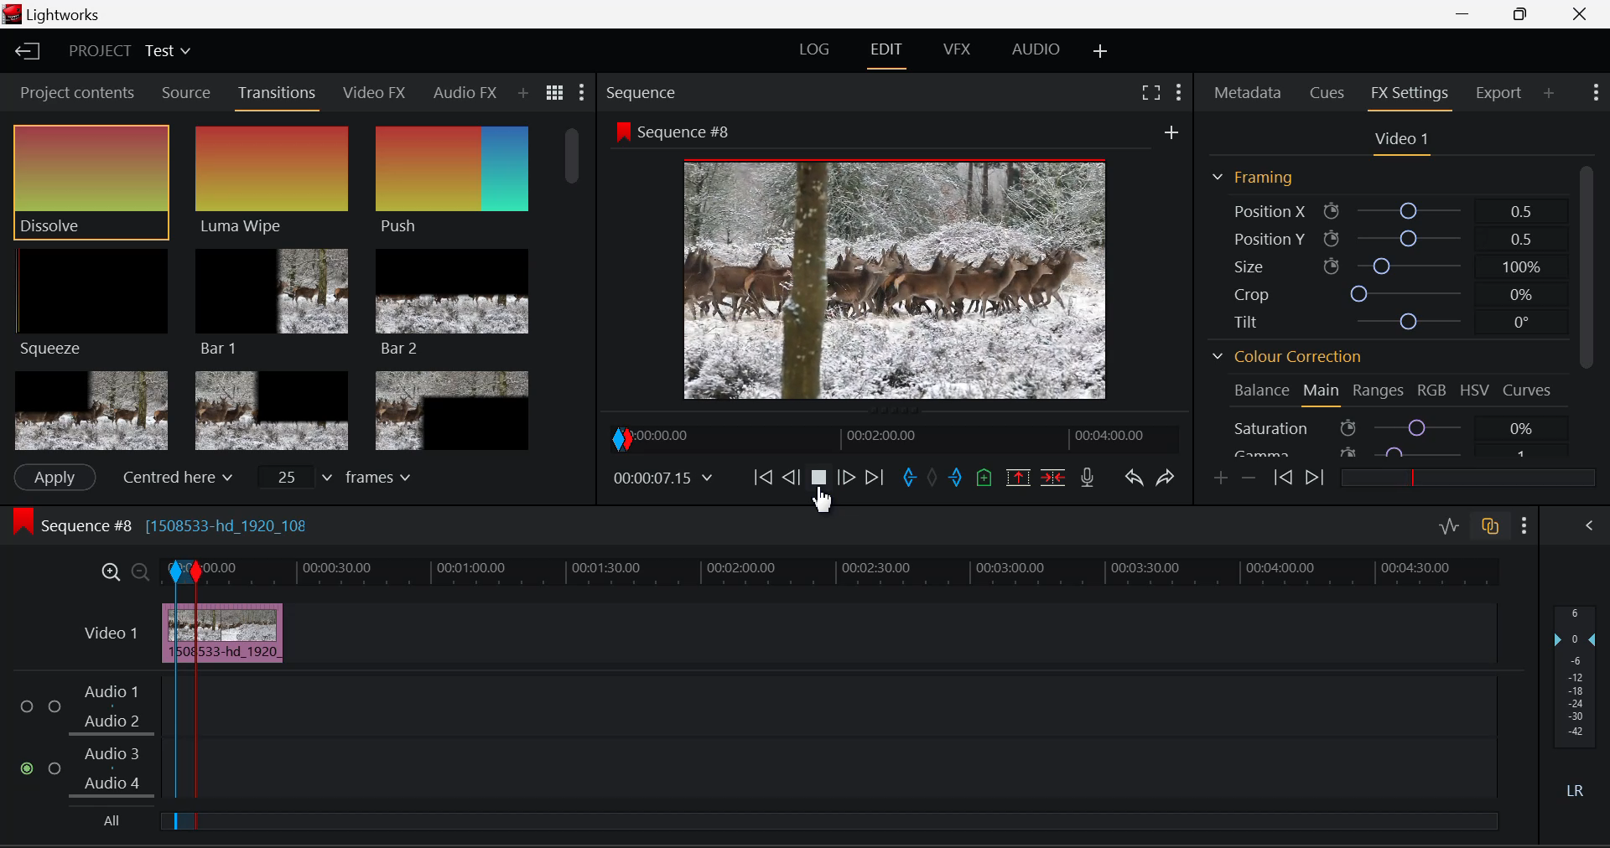  I want to click on Audio 2, so click(112, 722).